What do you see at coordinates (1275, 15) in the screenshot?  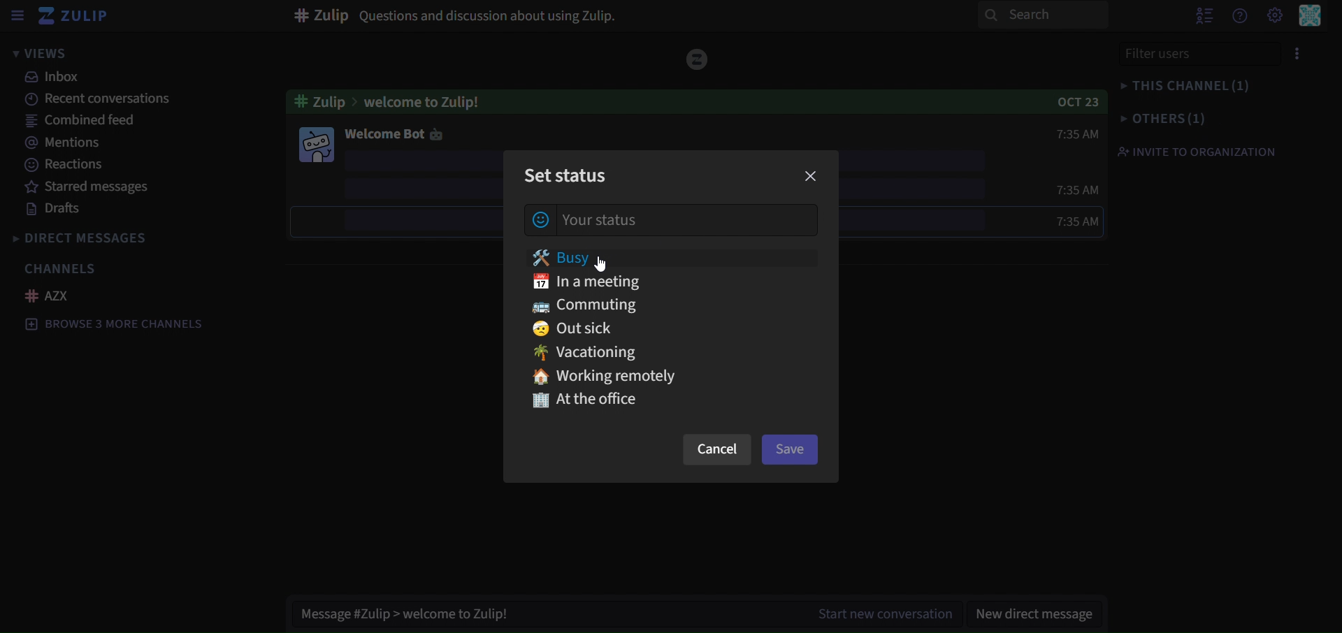 I see `main menu` at bounding box center [1275, 15].